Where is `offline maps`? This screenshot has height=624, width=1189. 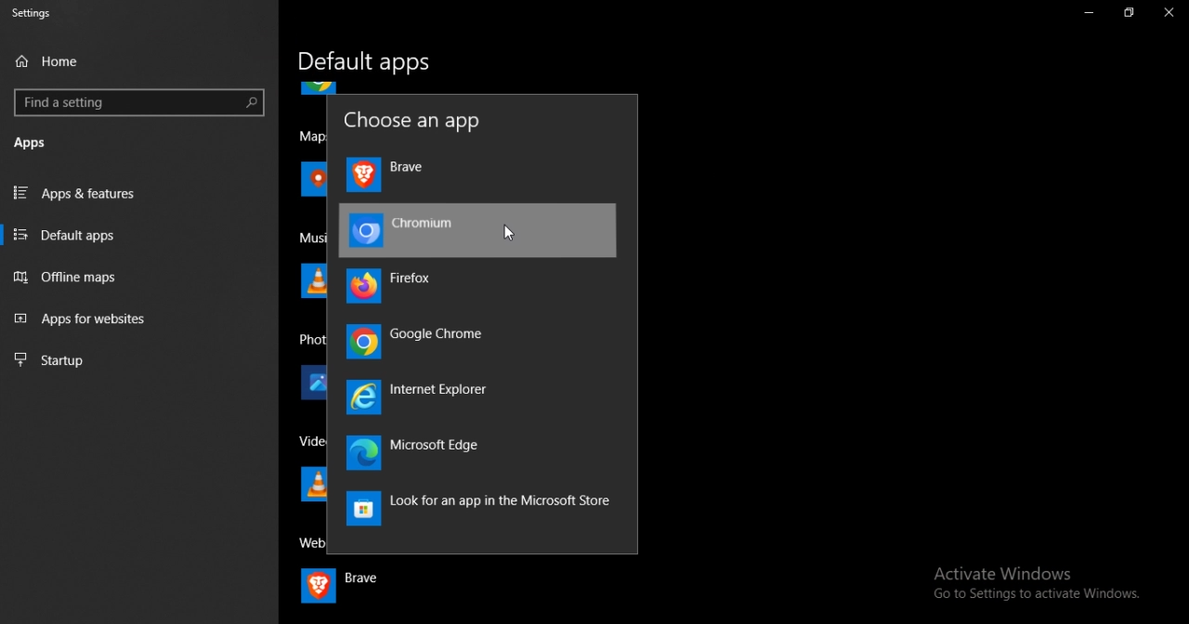
offline maps is located at coordinates (139, 277).